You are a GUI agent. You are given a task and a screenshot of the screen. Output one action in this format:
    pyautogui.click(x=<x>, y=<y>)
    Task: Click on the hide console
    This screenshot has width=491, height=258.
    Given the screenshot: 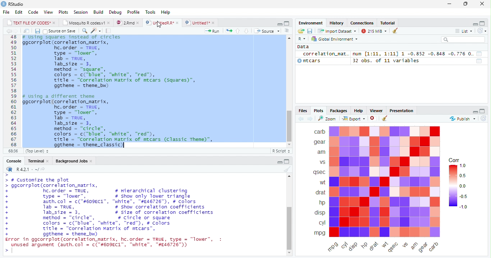 What is the action you would take?
    pyautogui.click(x=484, y=23)
    